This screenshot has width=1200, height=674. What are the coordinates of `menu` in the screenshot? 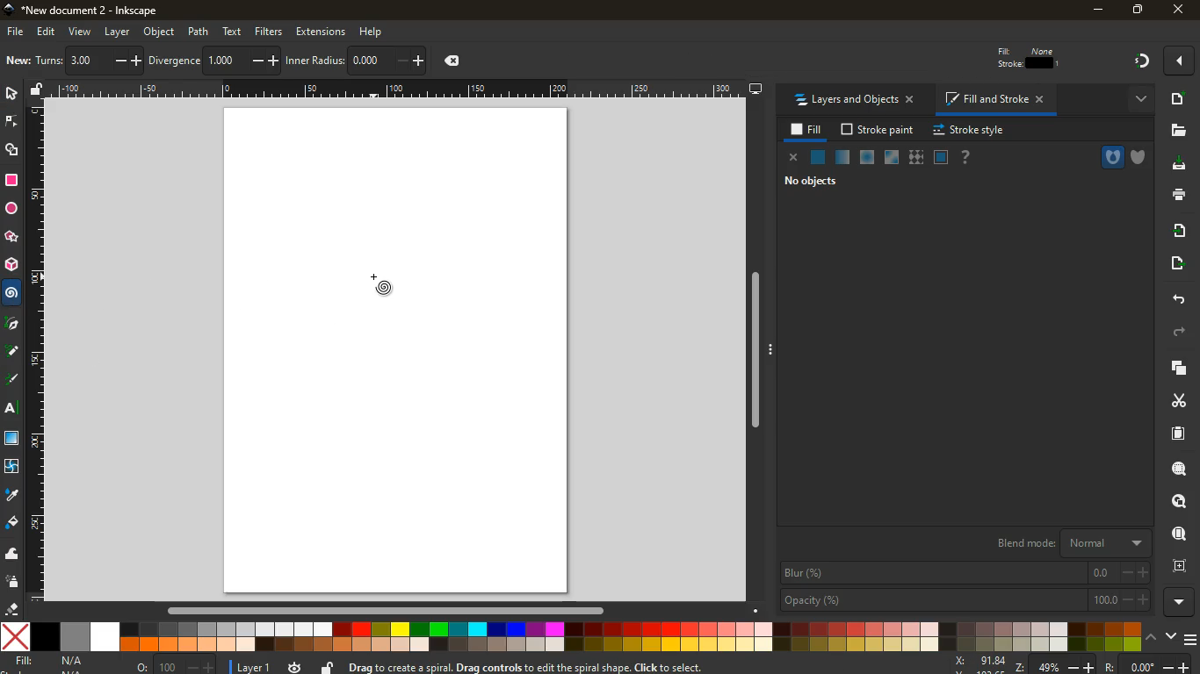 It's located at (1192, 640).